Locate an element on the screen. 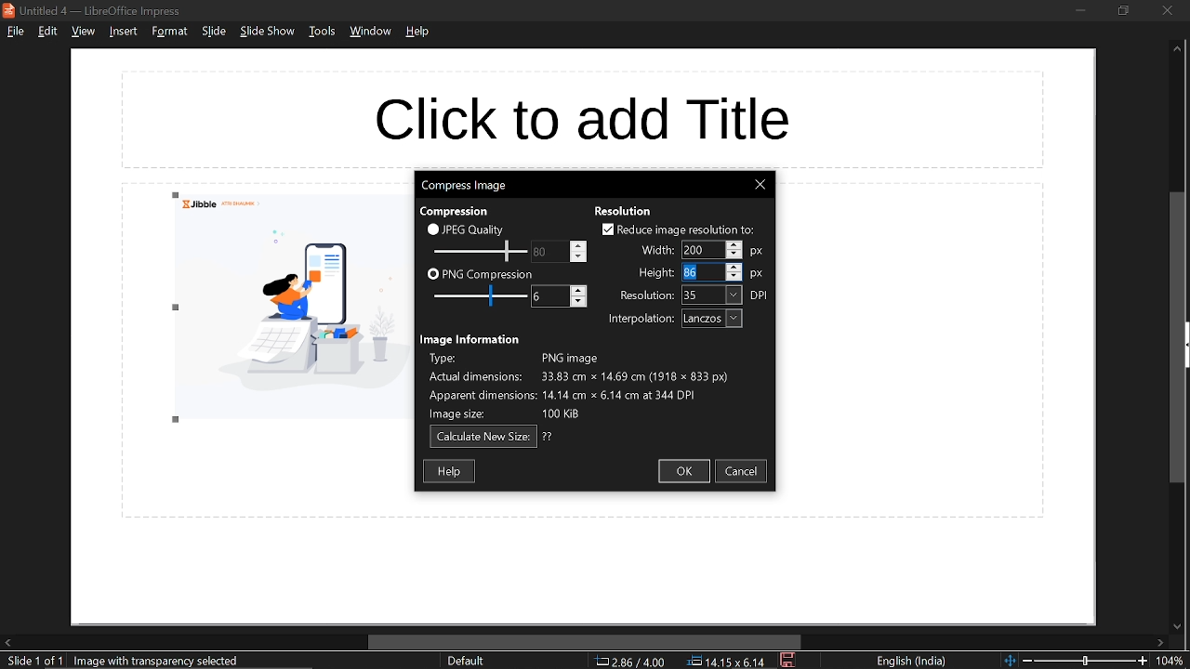  tools is located at coordinates (322, 31).